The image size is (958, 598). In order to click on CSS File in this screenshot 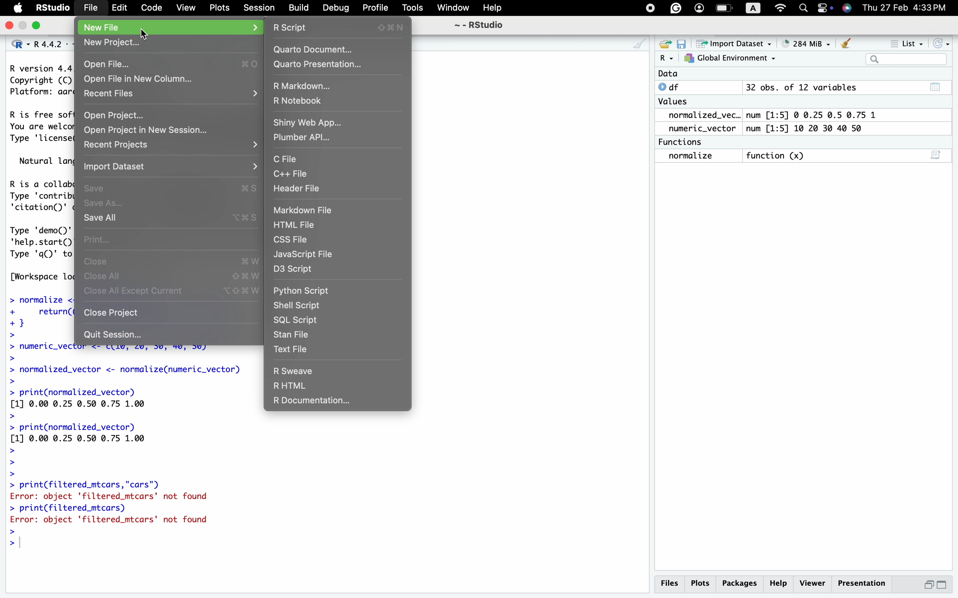, I will do `click(295, 241)`.